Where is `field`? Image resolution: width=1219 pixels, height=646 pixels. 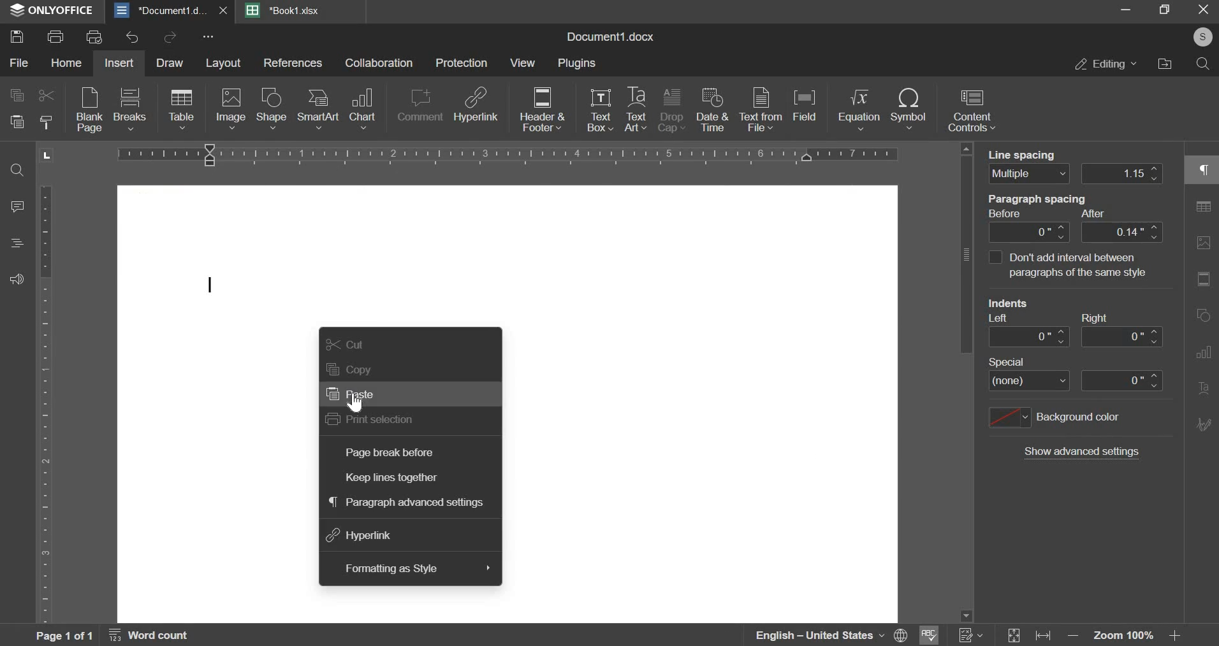
field is located at coordinates (808, 110).